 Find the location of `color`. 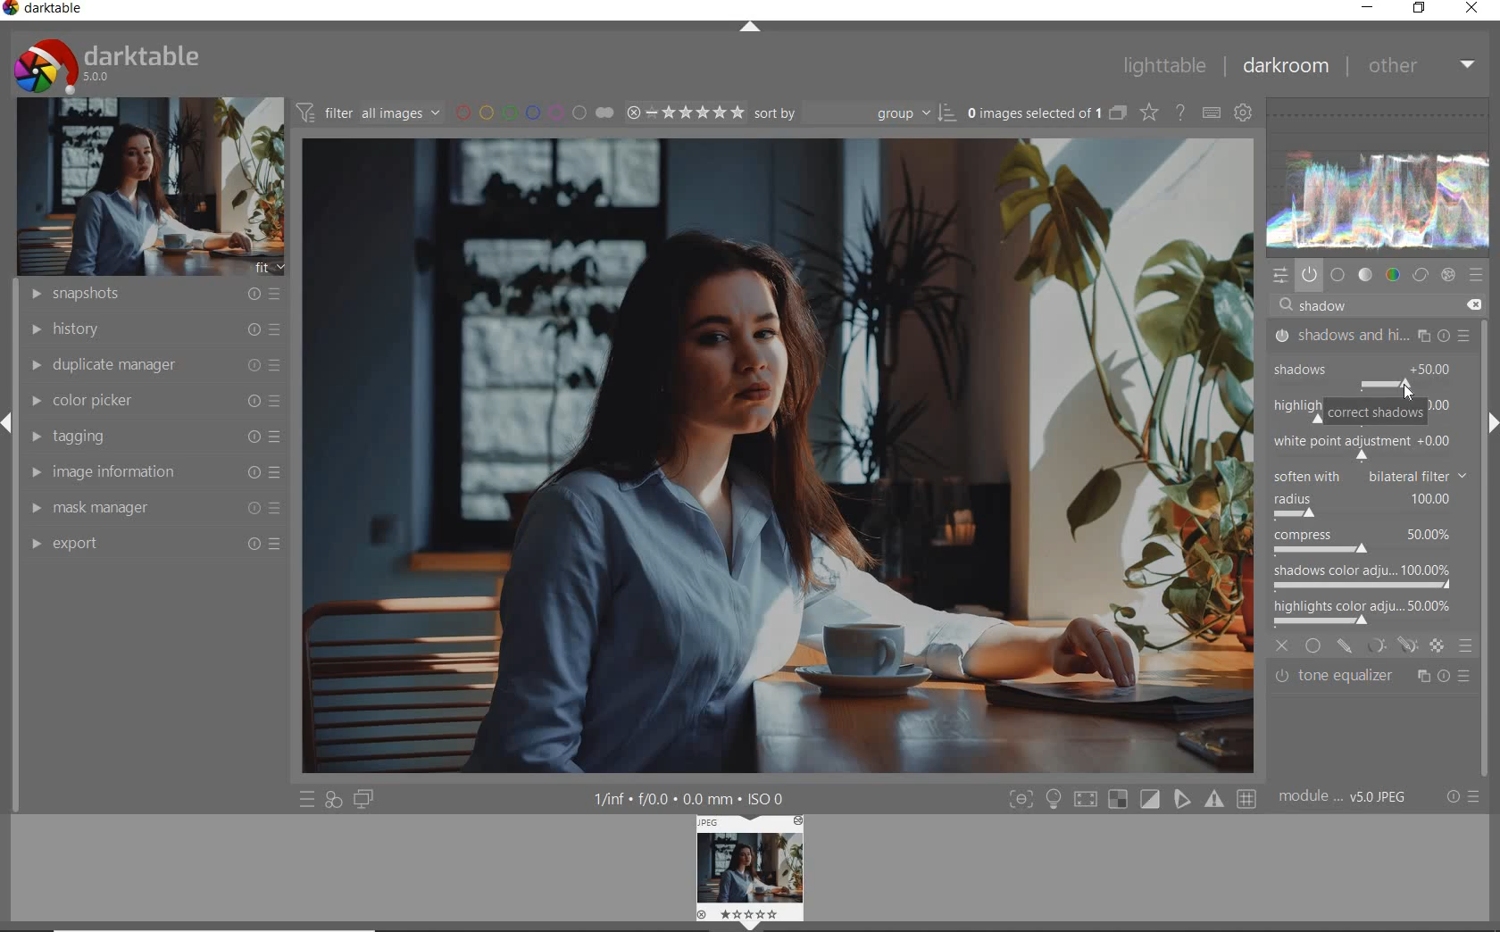

color is located at coordinates (1391, 275).